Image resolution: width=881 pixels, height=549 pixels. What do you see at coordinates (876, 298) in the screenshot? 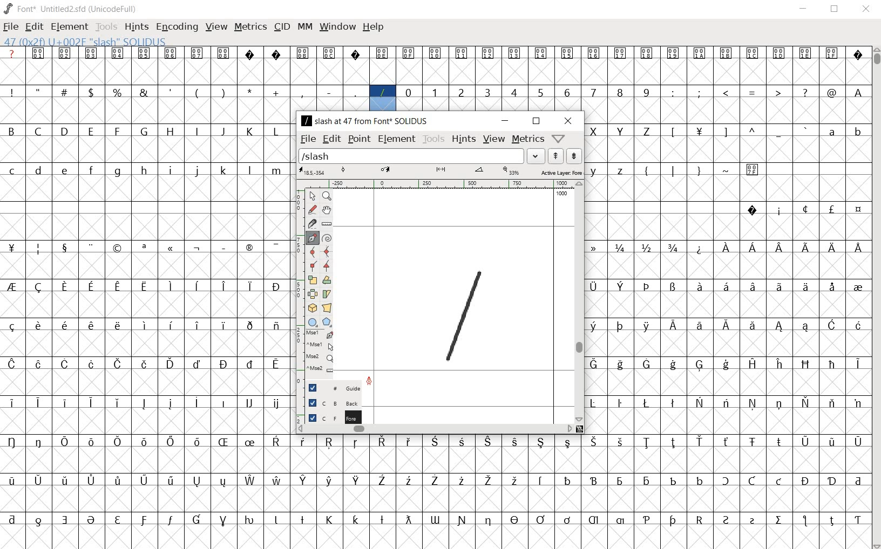
I see `CURSOR` at bounding box center [876, 298].